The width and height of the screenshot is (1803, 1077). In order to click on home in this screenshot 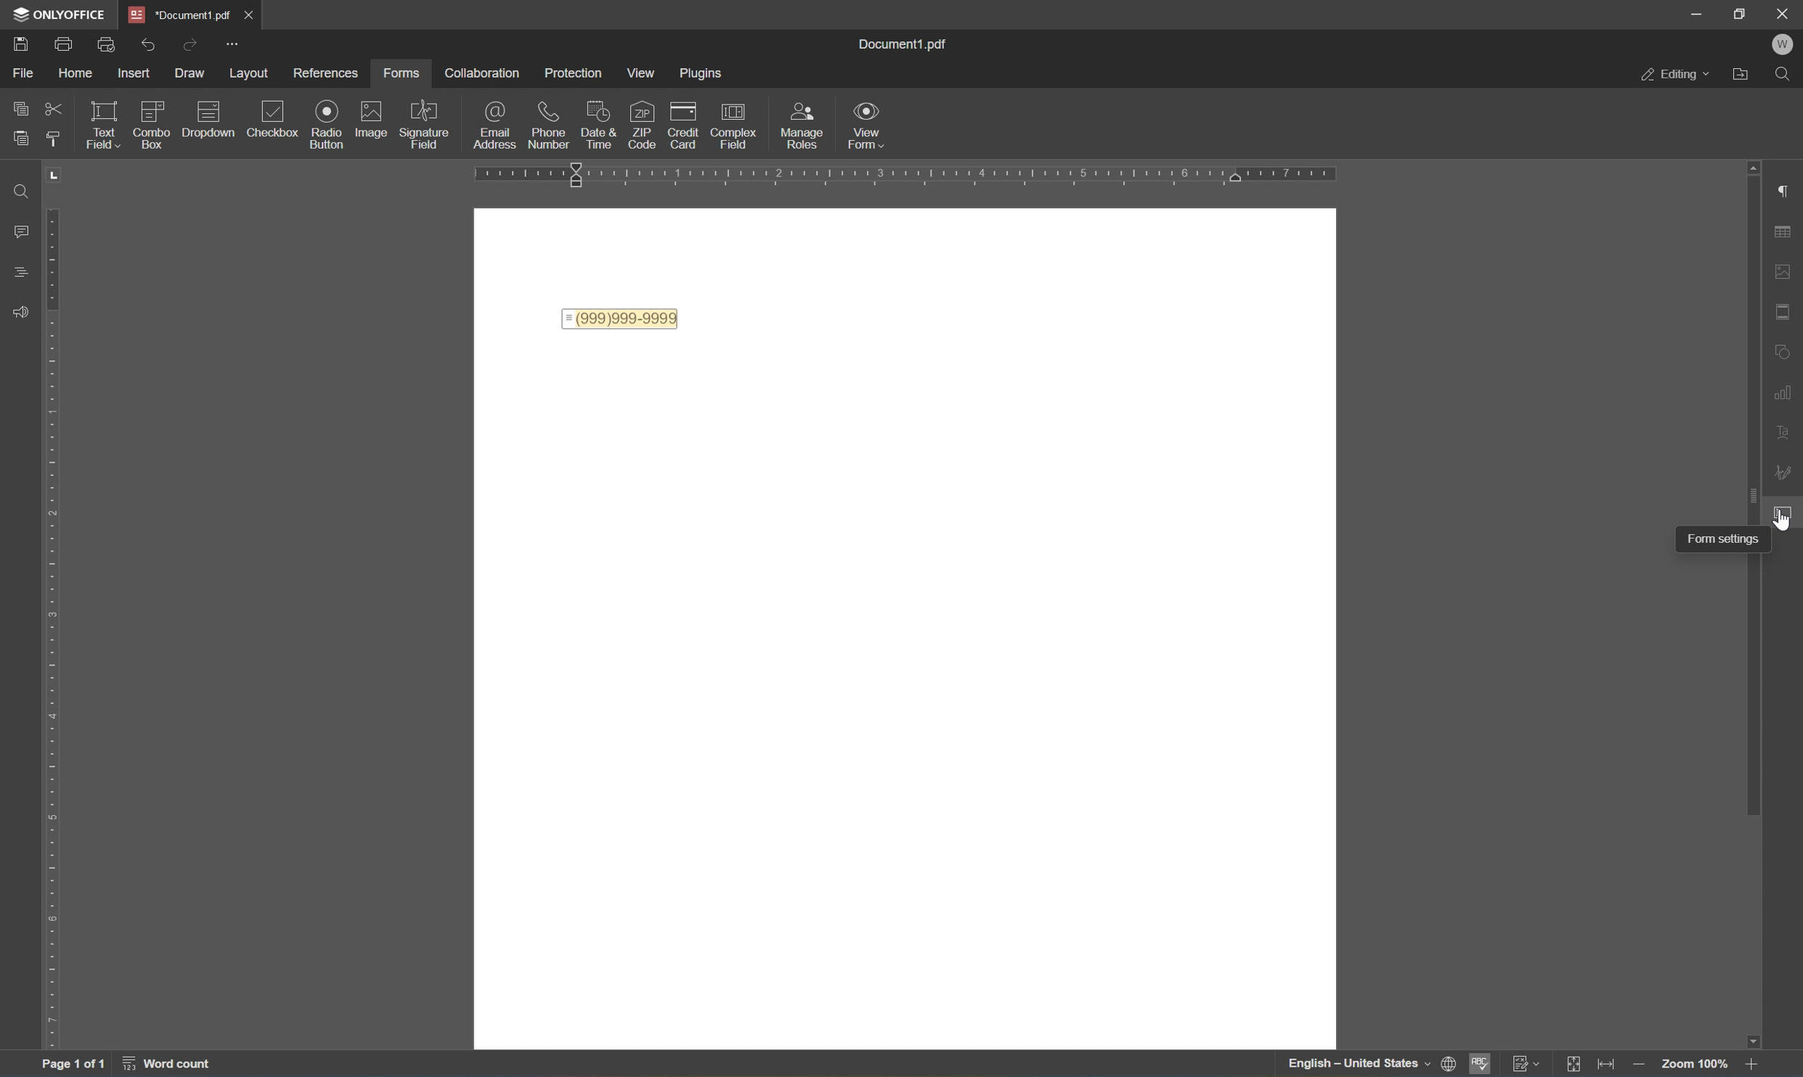, I will do `click(74, 76)`.